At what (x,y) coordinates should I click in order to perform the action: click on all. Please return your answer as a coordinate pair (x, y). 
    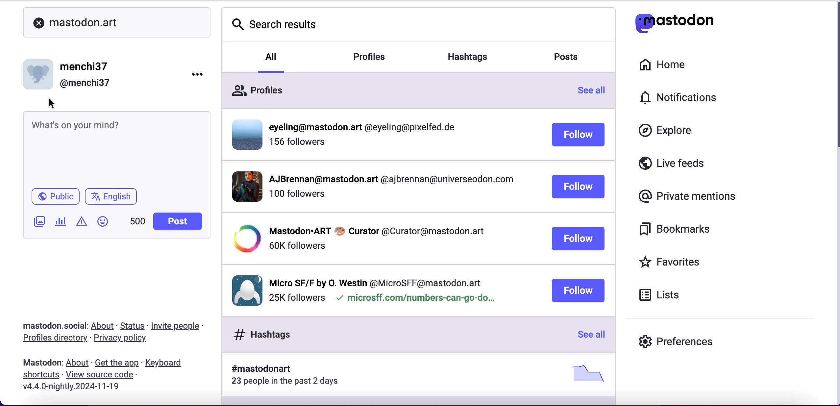
    Looking at the image, I should click on (270, 60).